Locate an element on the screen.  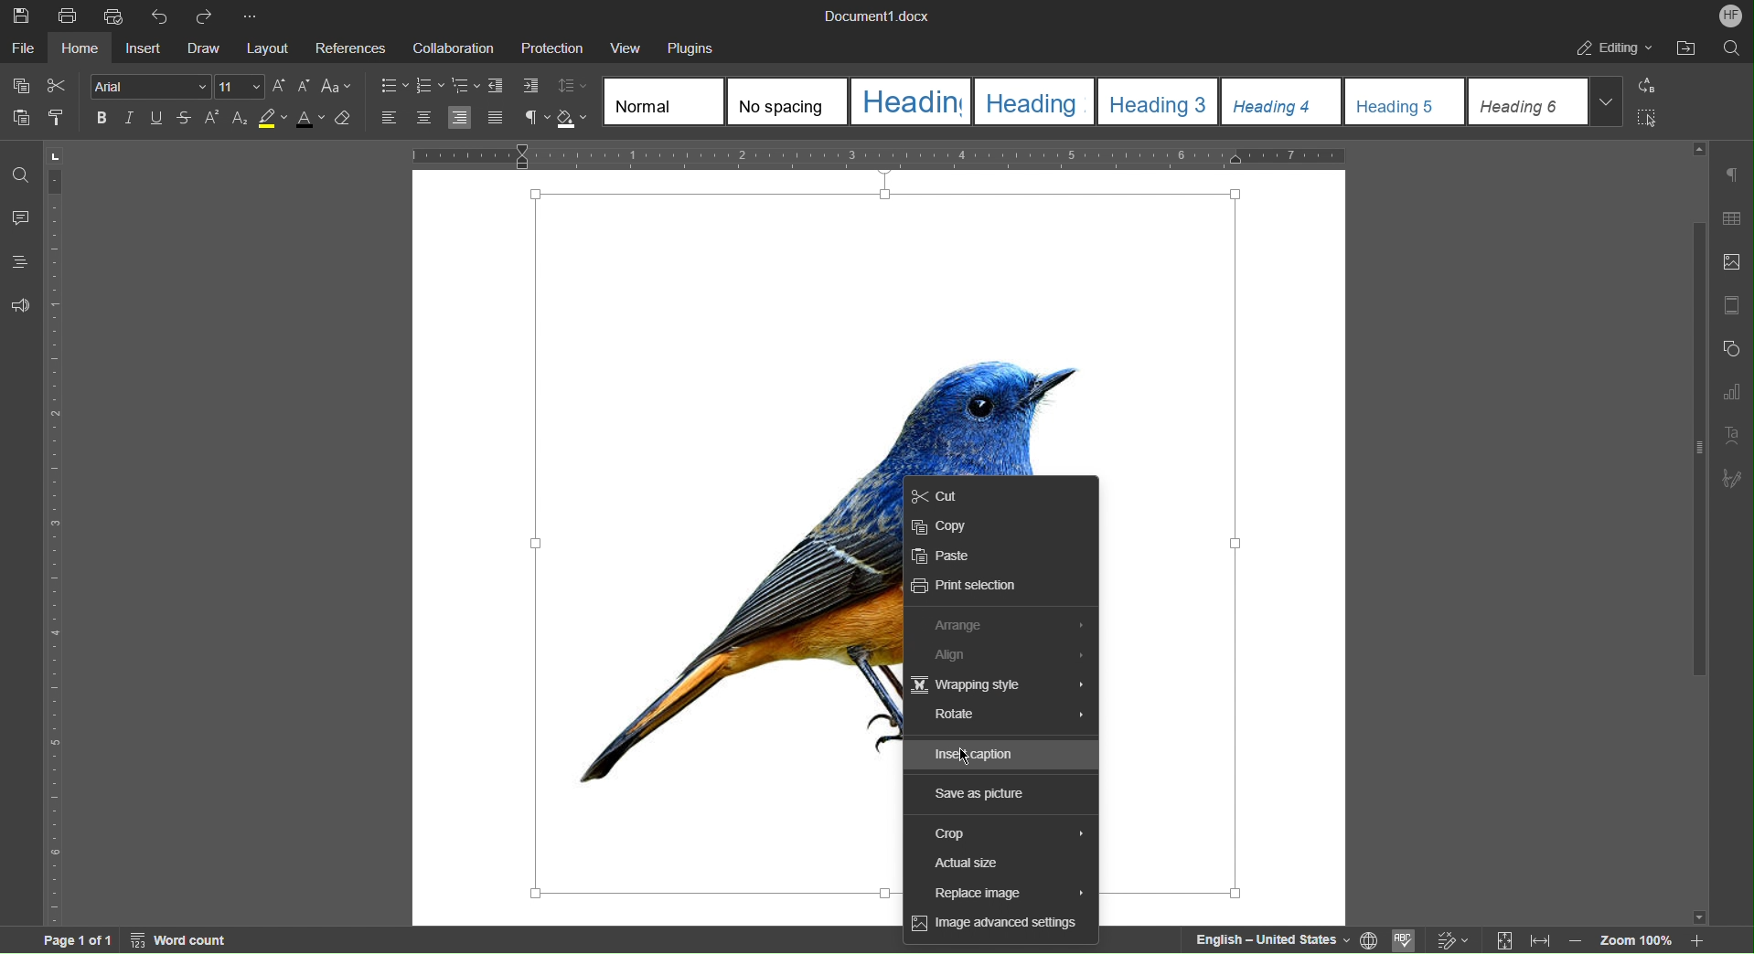
Heading 6 is located at coordinates (1526, 101).